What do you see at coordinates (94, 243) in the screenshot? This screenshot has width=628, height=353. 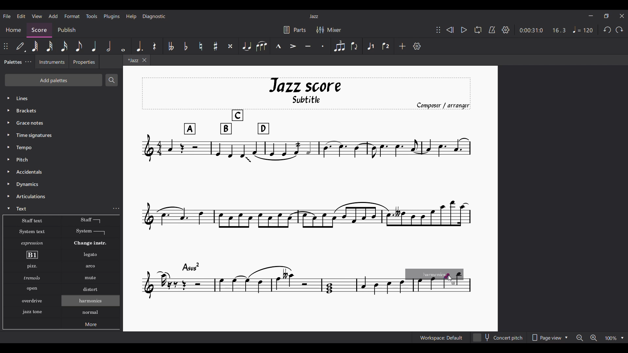 I see `Change ` at bounding box center [94, 243].